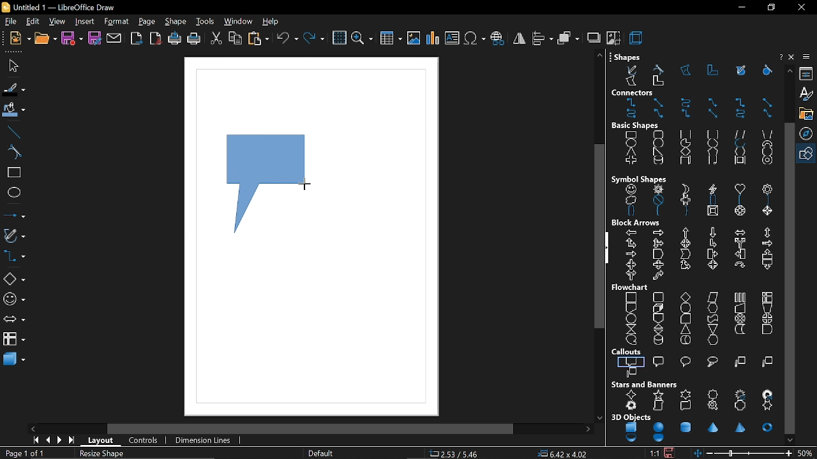 Image resolution: width=817 pixels, height=459 pixels. I want to click on connector ends with arrow, so click(632, 103).